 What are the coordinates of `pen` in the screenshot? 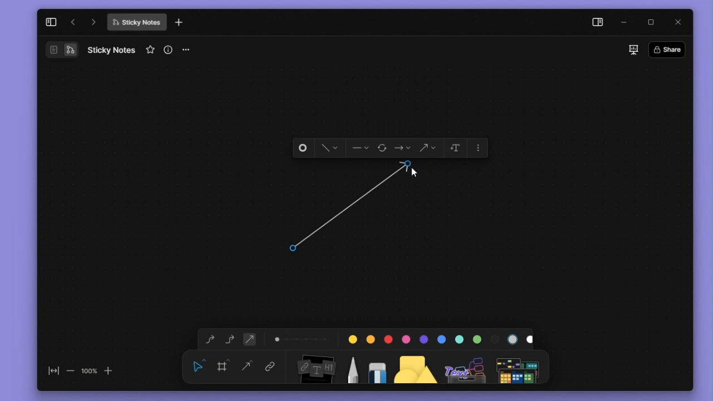 It's located at (352, 366).